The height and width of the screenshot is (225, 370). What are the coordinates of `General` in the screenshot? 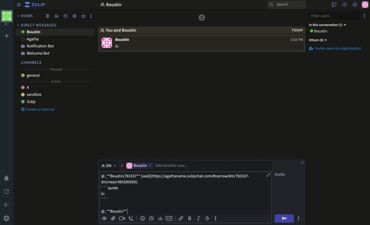 It's located at (31, 75).